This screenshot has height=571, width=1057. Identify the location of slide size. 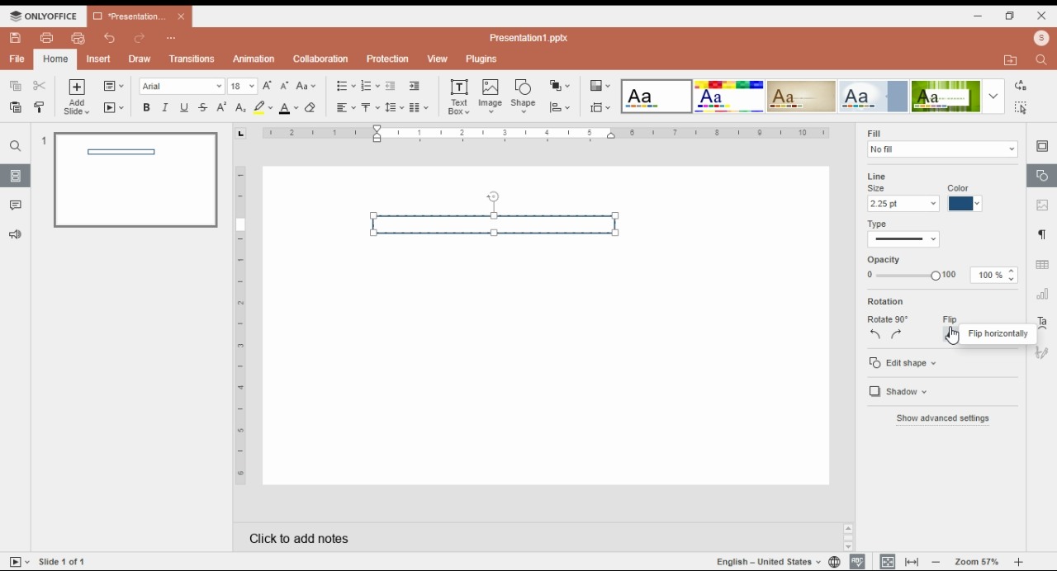
(600, 108).